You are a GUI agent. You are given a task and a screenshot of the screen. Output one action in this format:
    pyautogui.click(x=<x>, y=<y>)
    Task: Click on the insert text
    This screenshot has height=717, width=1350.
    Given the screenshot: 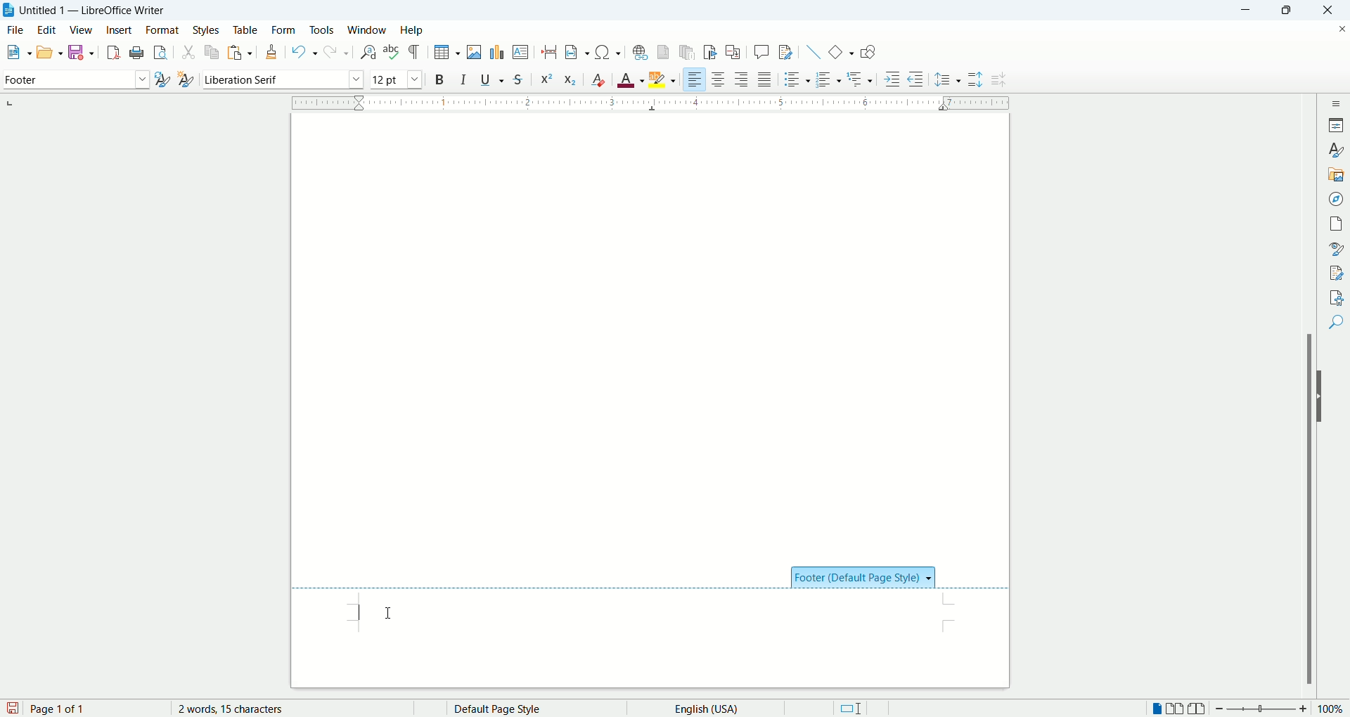 What is the action you would take?
    pyautogui.click(x=520, y=53)
    